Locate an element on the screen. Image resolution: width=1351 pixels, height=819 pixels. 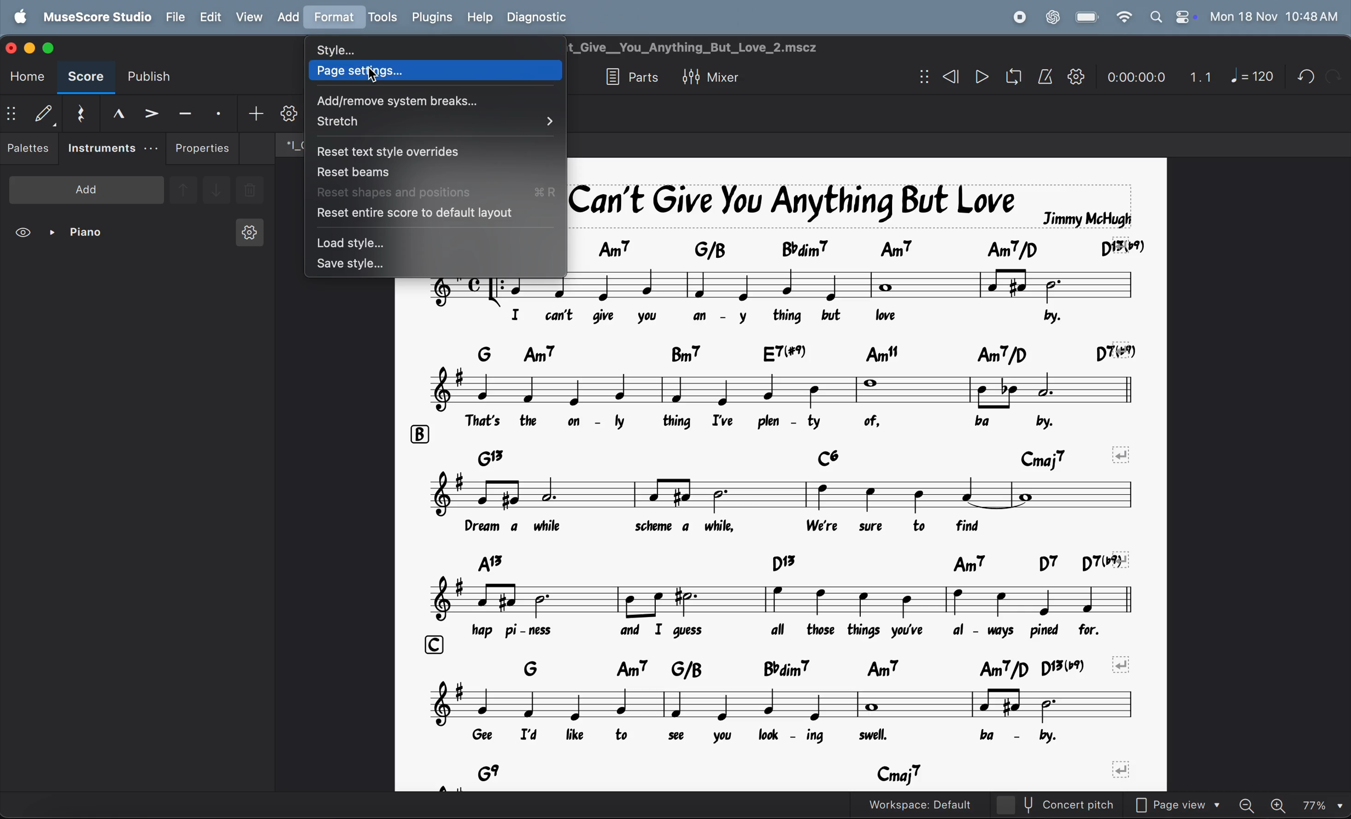
chatgpt is located at coordinates (1052, 16).